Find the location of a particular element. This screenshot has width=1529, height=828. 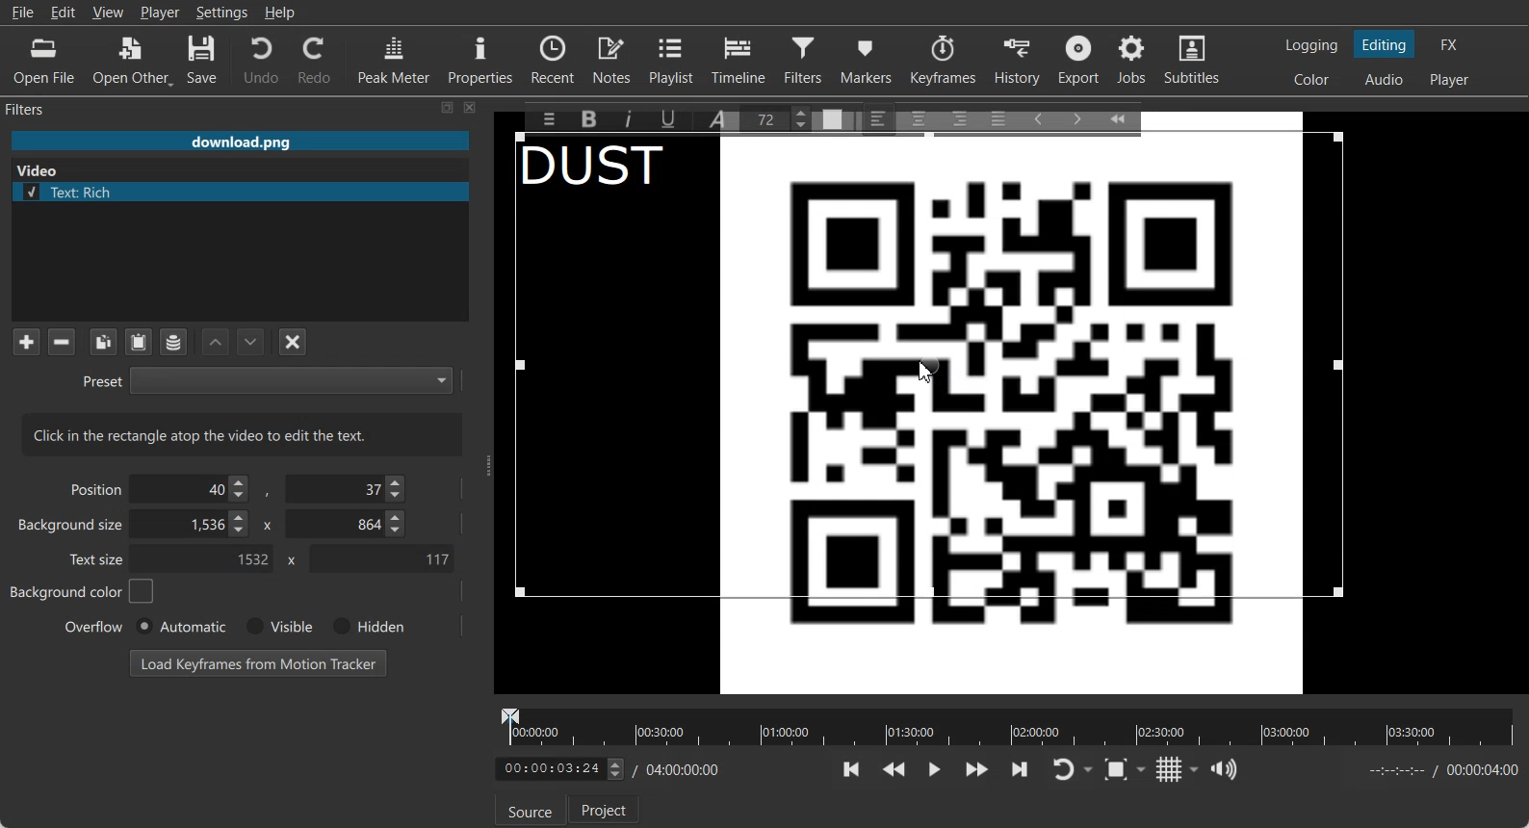

Toggle grid display on the player is located at coordinates (1170, 769).